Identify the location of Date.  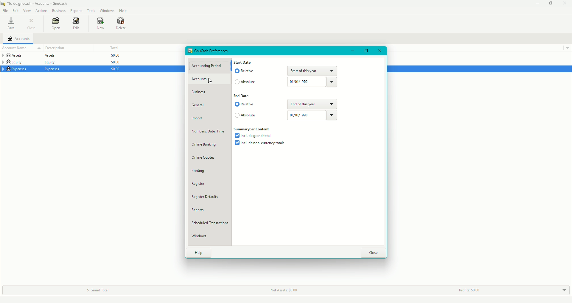
(312, 82).